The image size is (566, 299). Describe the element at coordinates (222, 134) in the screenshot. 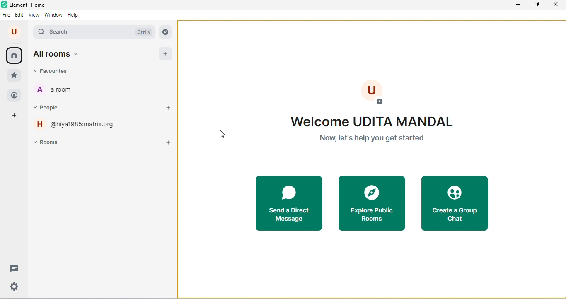

I see `cursor` at that location.